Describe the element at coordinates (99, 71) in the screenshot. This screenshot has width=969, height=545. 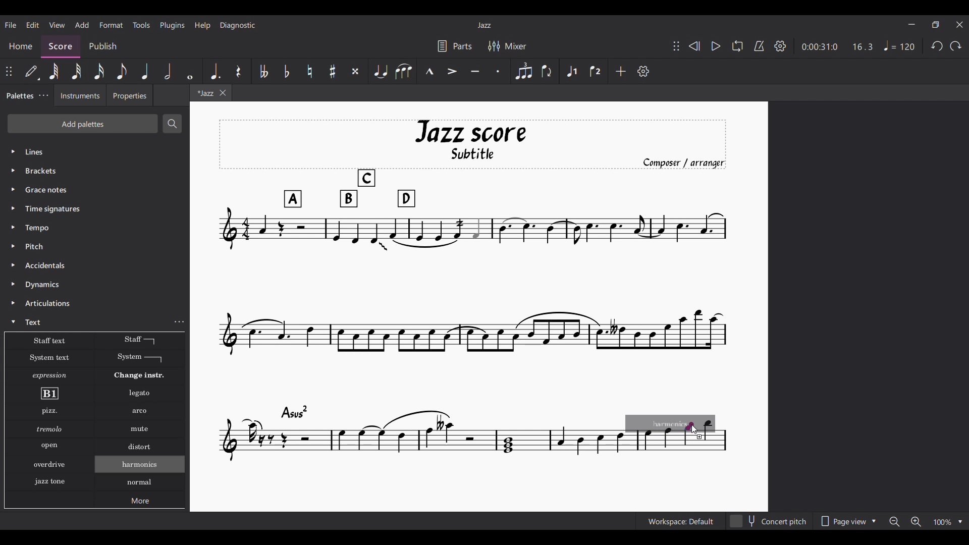
I see `16th note` at that location.